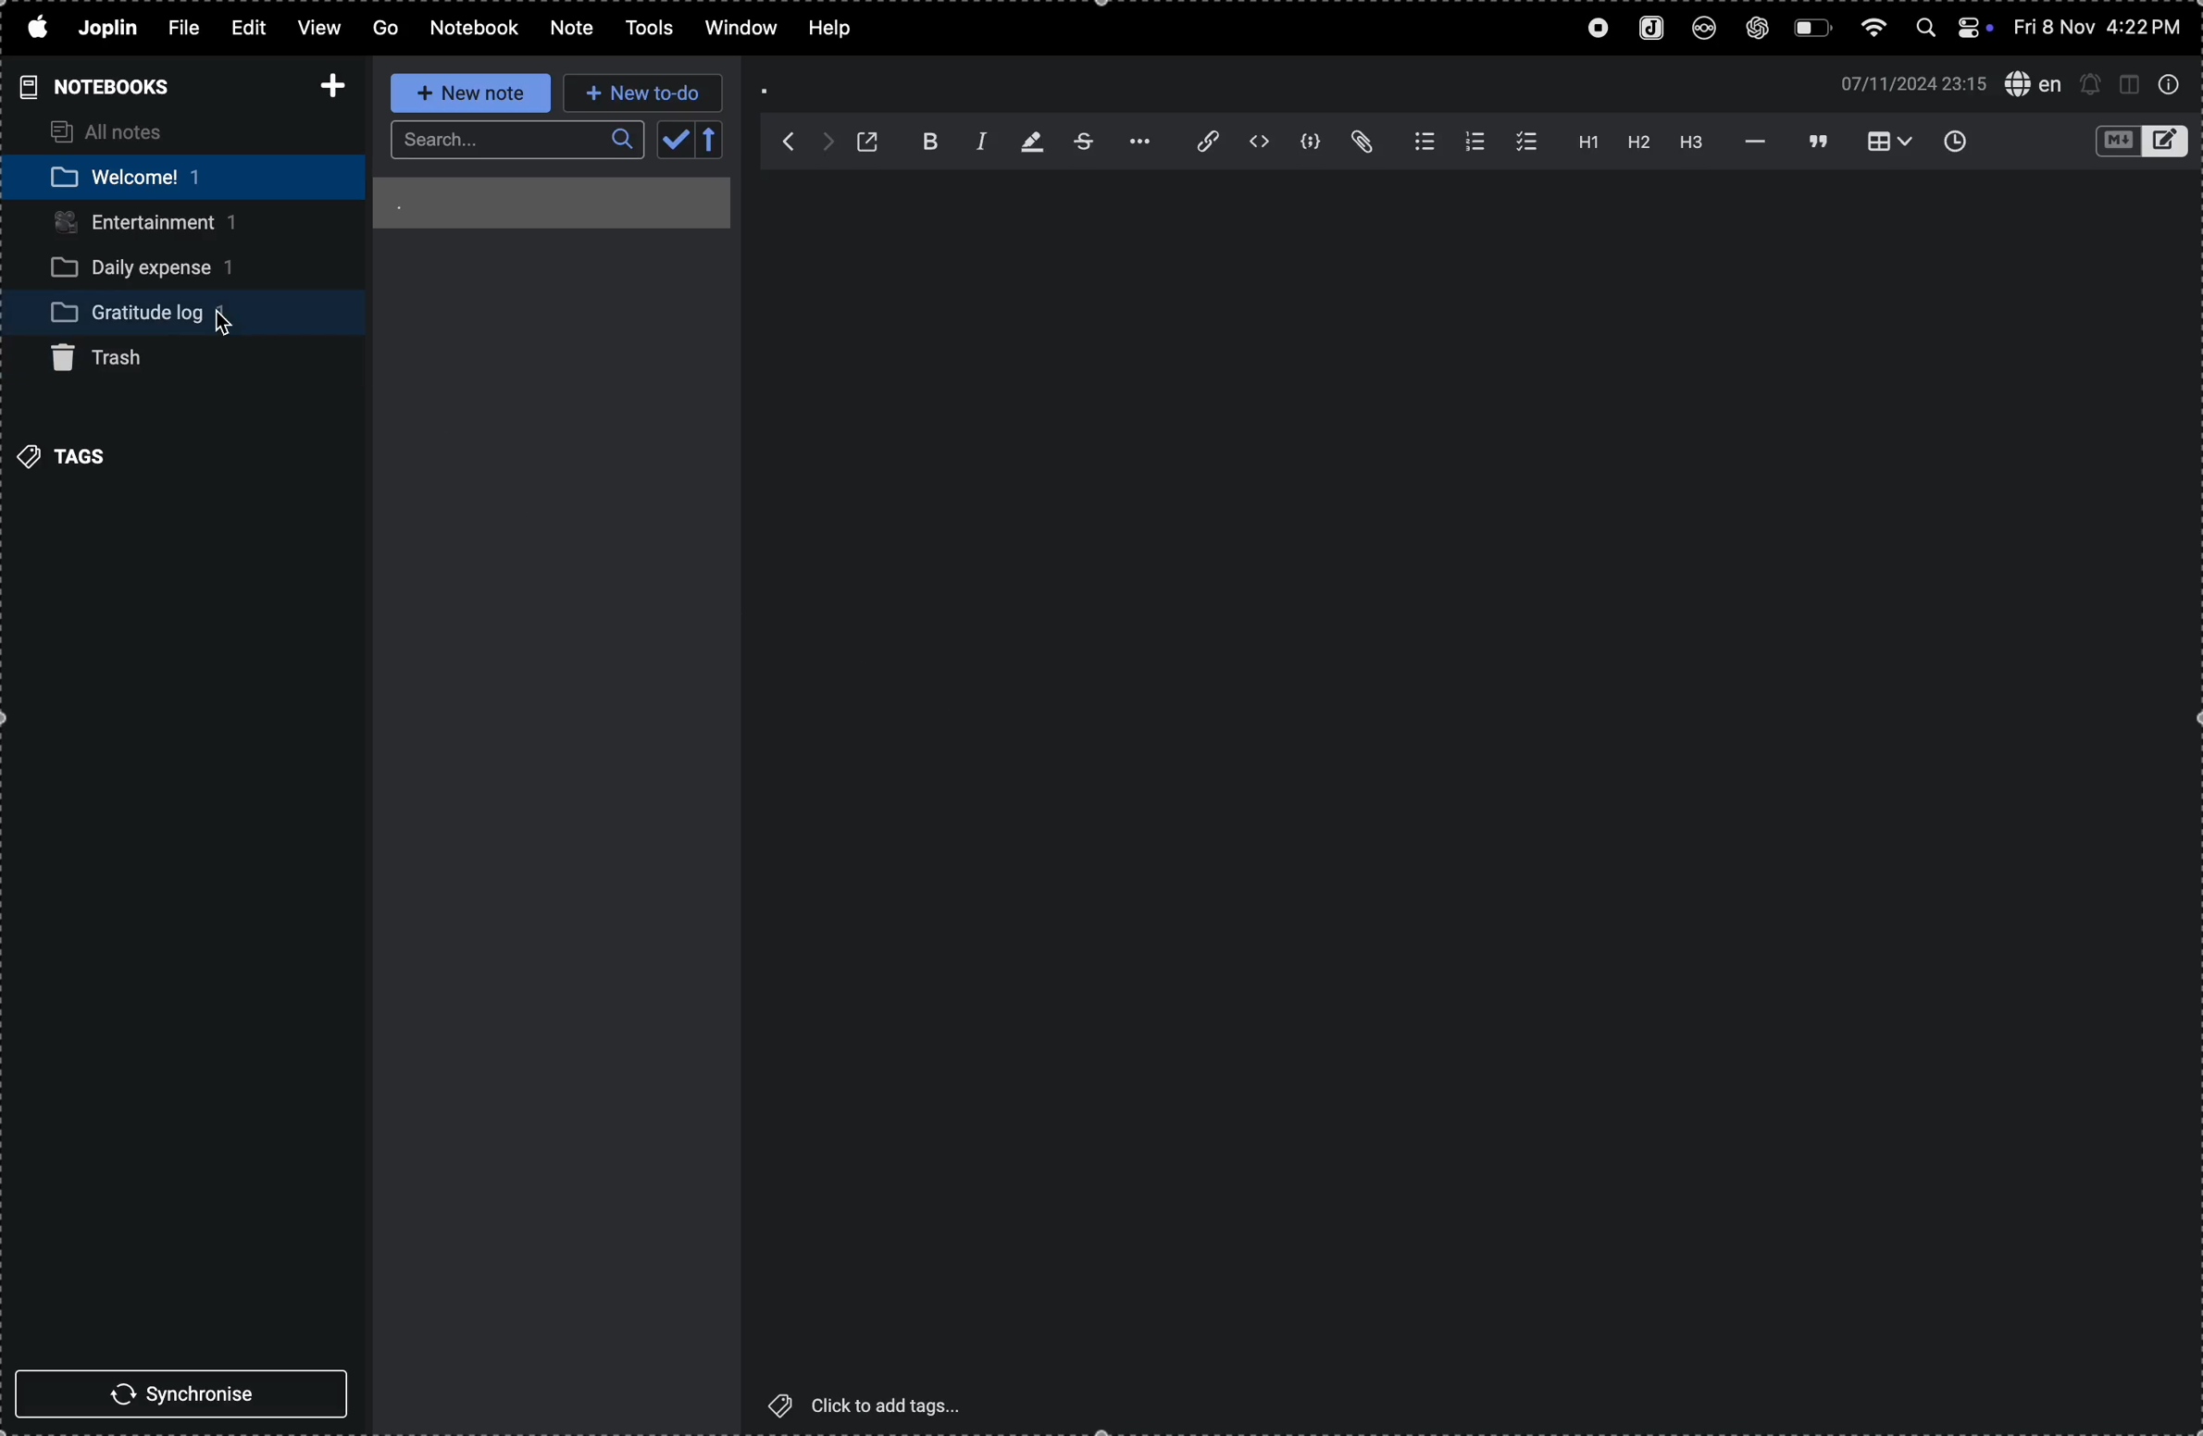 The height and width of the screenshot is (1436, 2203). What do you see at coordinates (385, 29) in the screenshot?
I see `Go` at bounding box center [385, 29].